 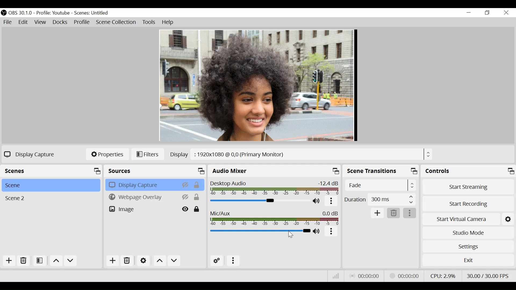 What do you see at coordinates (409, 213) in the screenshot?
I see `more options` at bounding box center [409, 213].